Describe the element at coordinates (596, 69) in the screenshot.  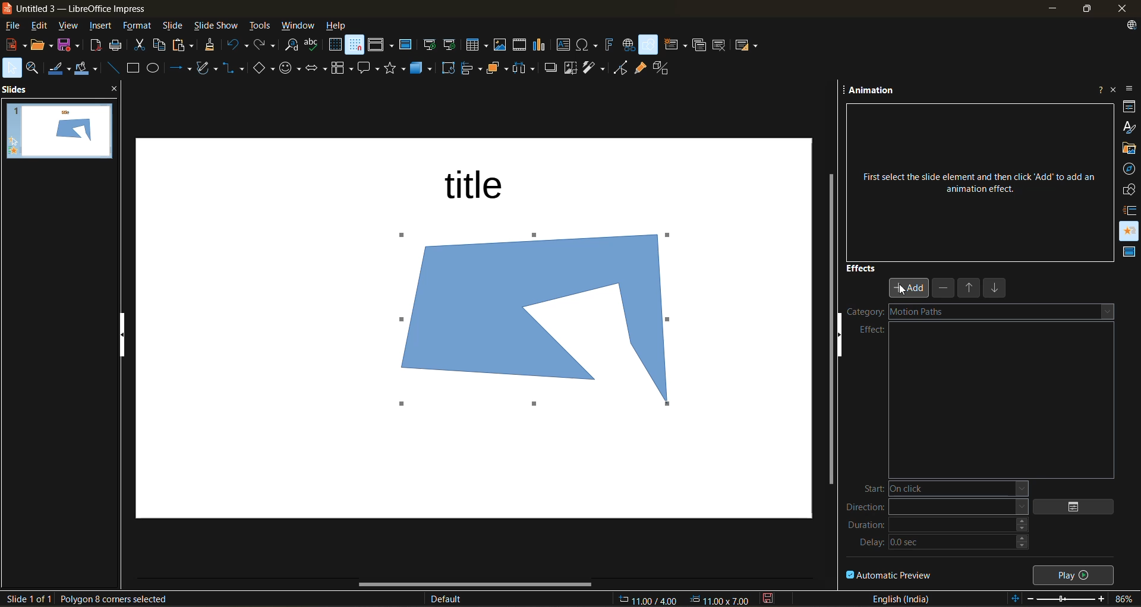
I see `filter` at that location.